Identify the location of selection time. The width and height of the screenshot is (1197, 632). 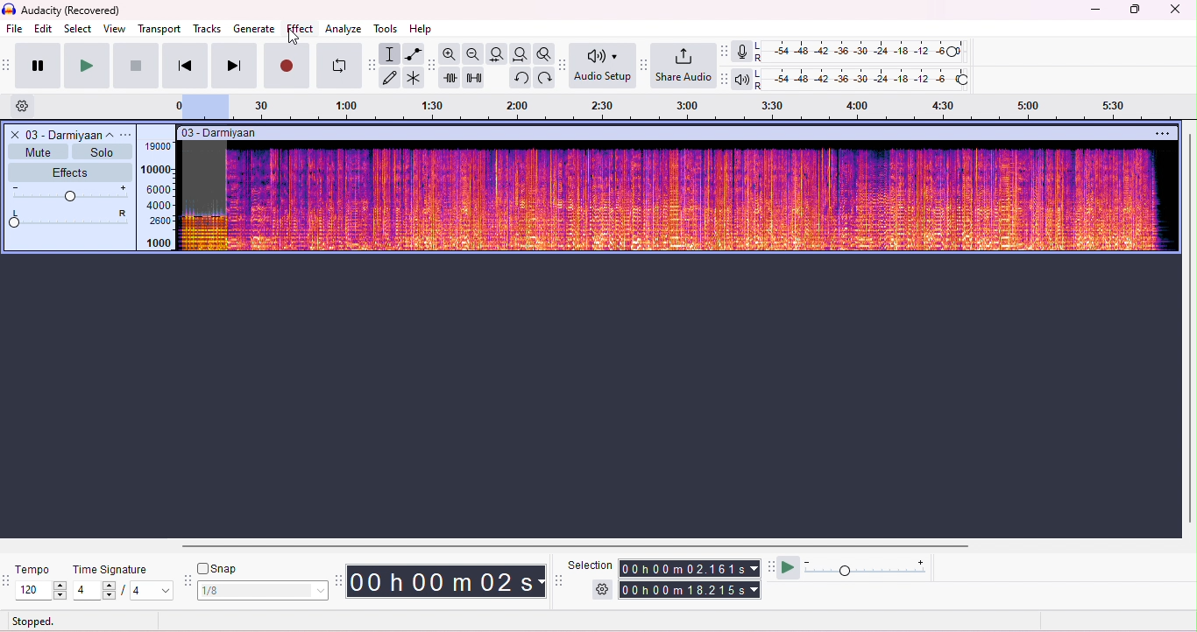
(691, 568).